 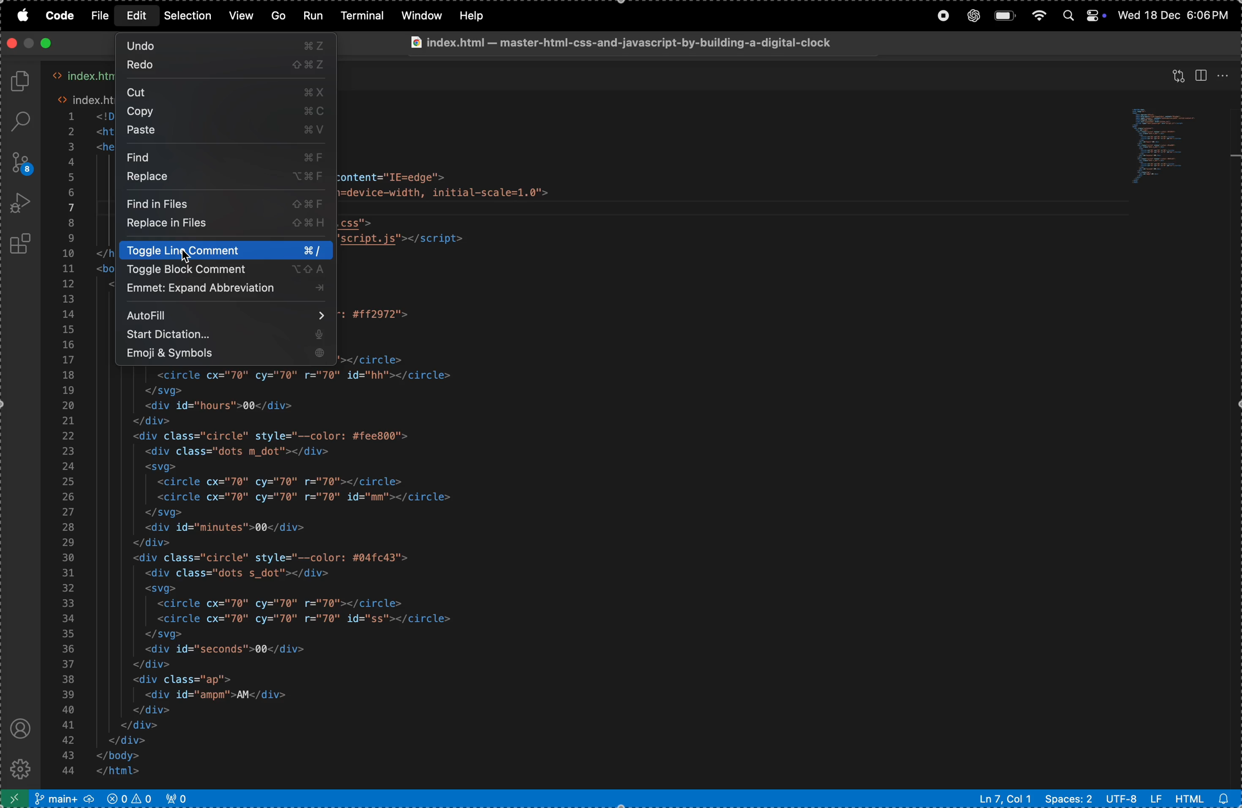 What do you see at coordinates (1039, 16) in the screenshot?
I see `wifi` at bounding box center [1039, 16].